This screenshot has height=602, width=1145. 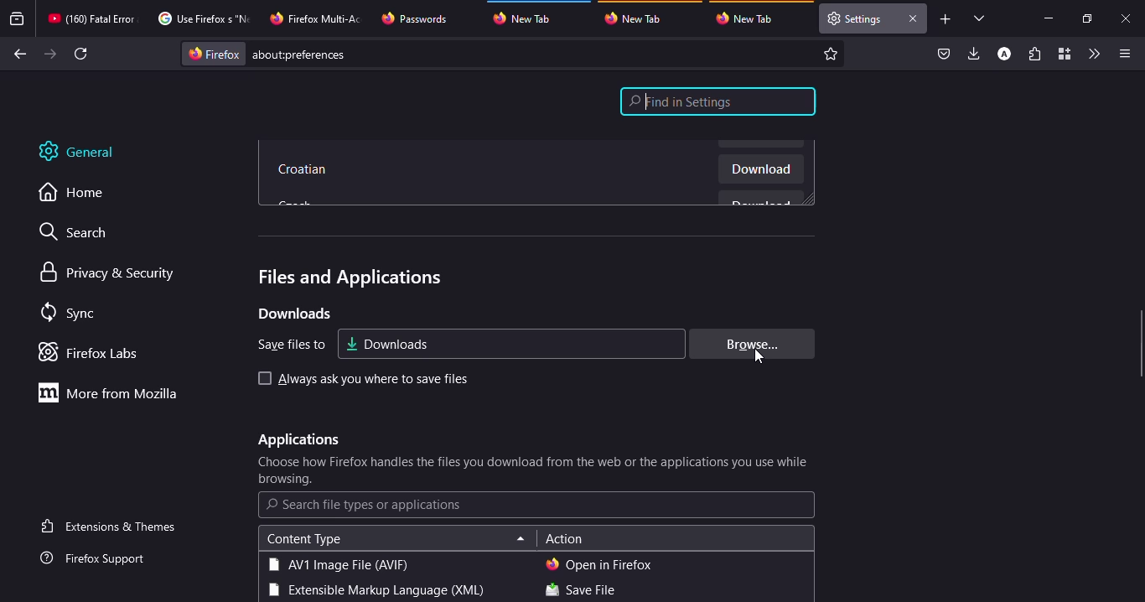 I want to click on sort, so click(x=521, y=540).